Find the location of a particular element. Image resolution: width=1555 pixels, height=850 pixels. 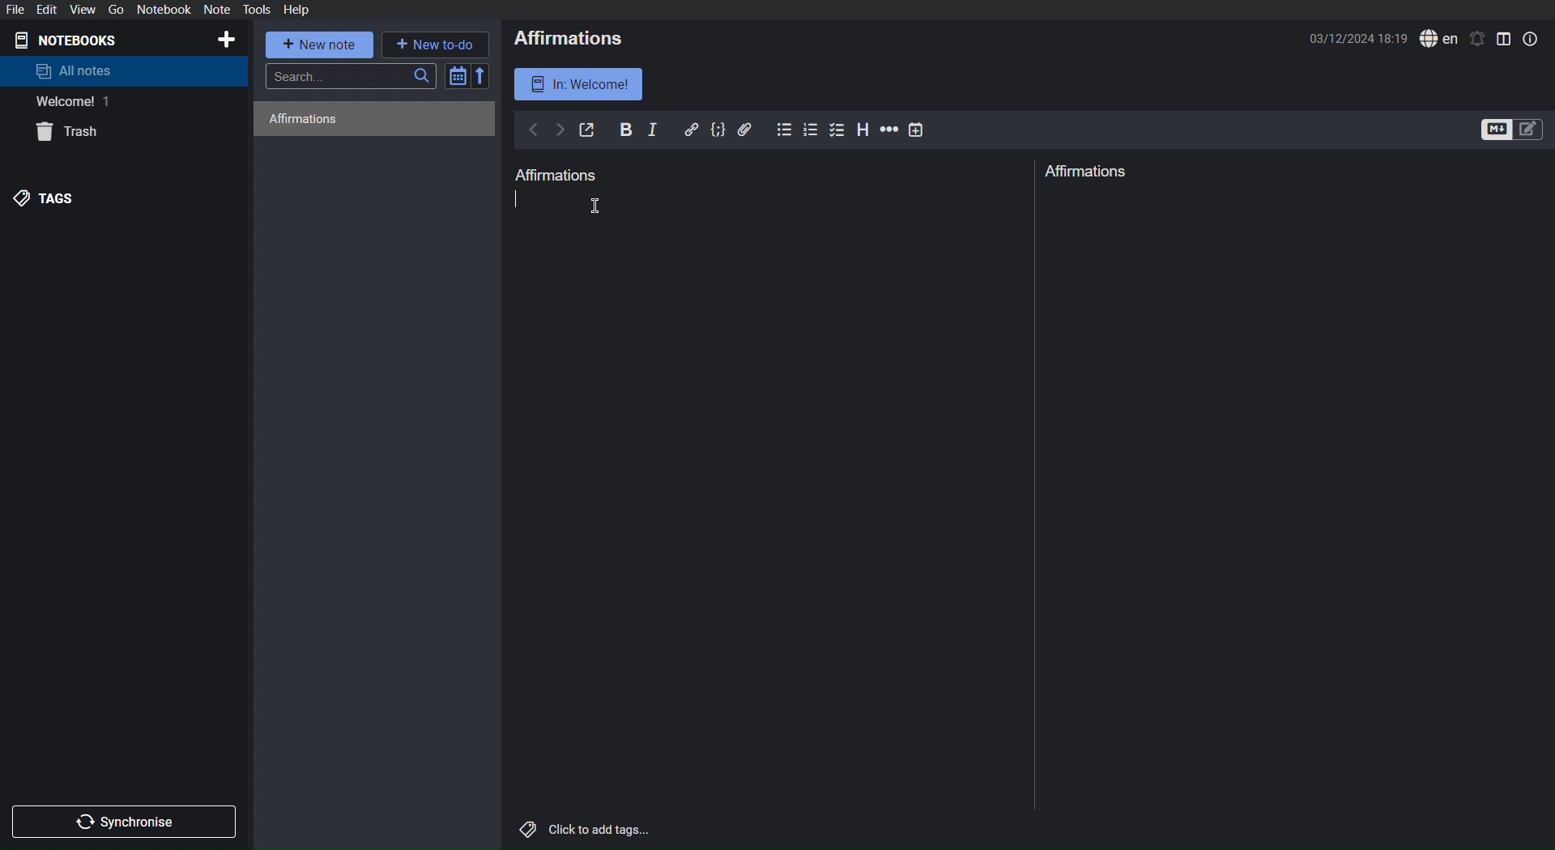

Synchronize is located at coordinates (127, 819).